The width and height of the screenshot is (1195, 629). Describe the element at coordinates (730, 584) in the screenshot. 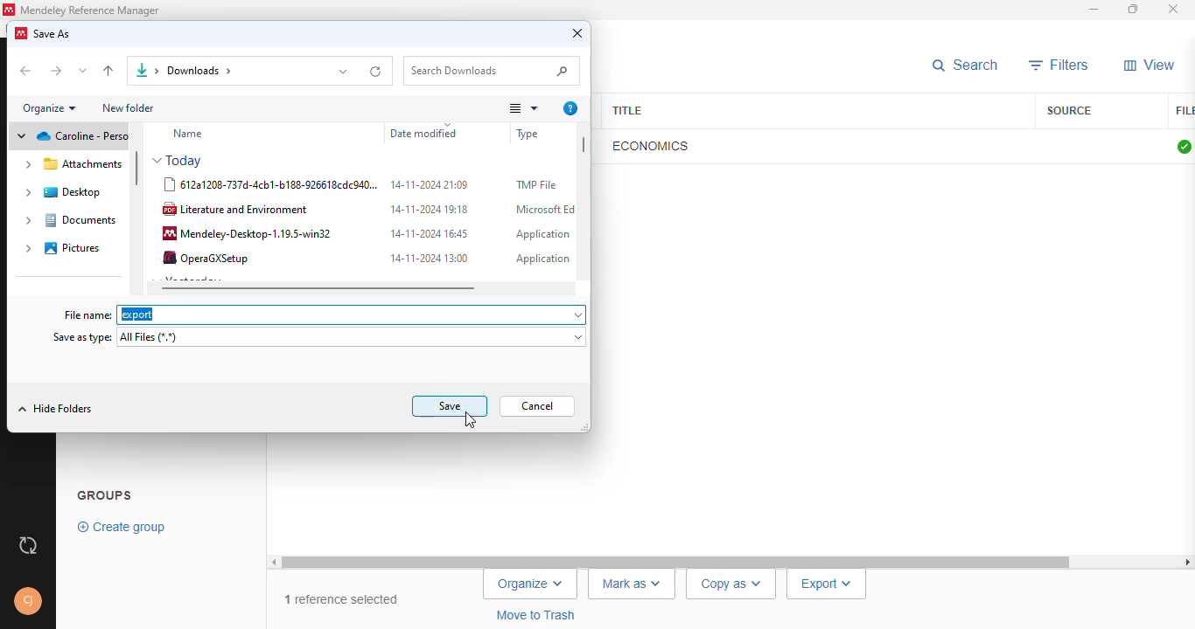

I see `copy as` at that location.